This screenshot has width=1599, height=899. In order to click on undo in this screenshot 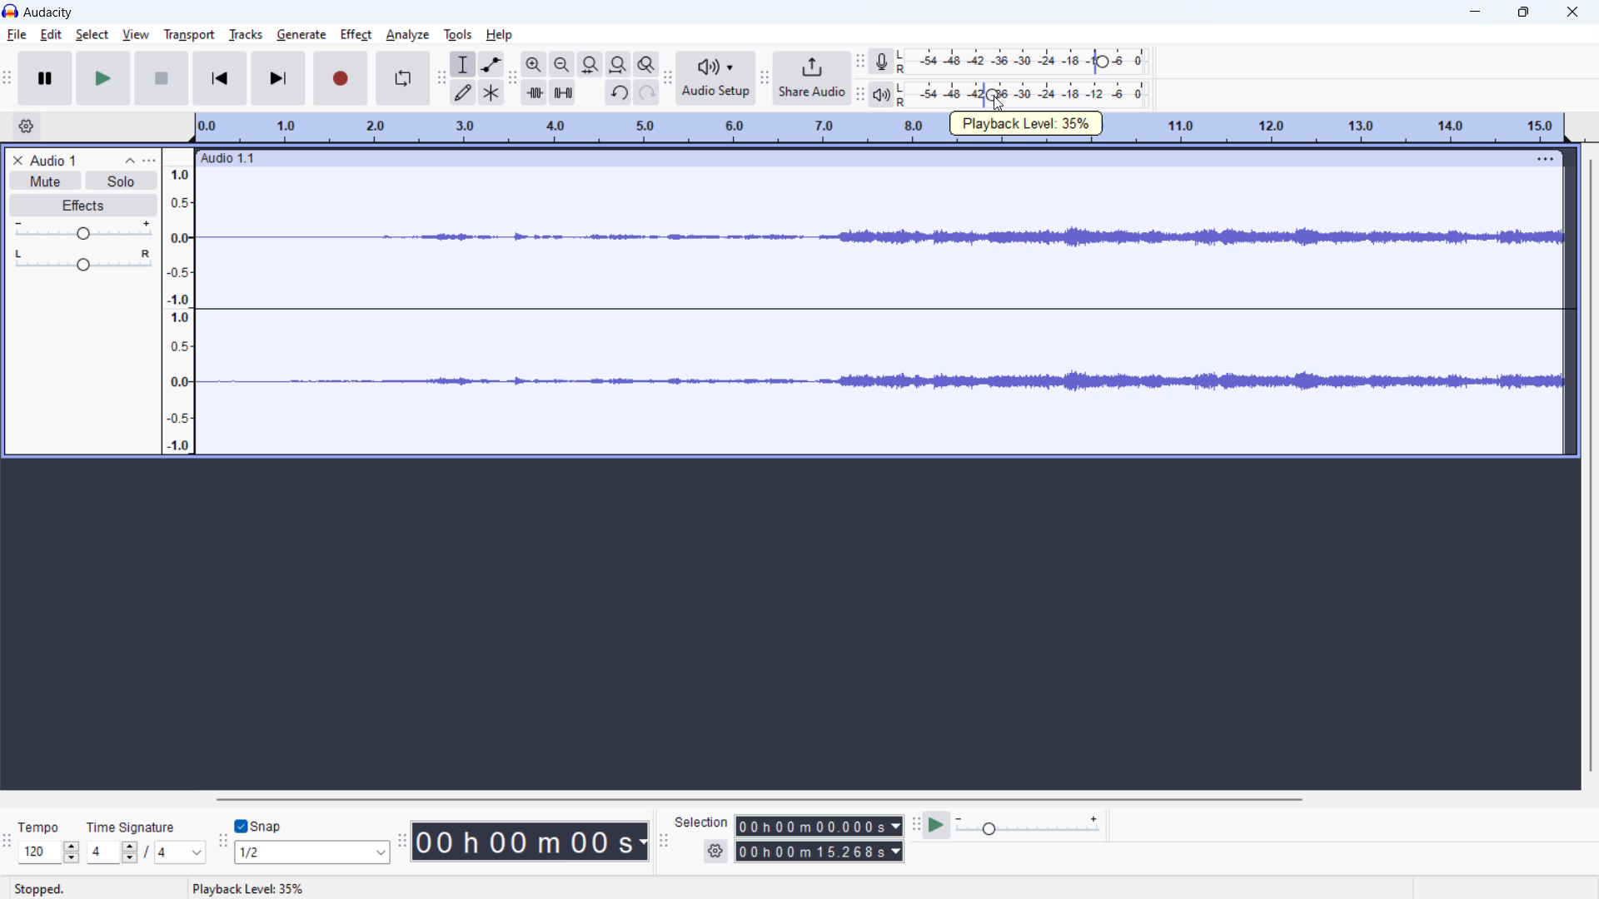, I will do `click(619, 92)`.